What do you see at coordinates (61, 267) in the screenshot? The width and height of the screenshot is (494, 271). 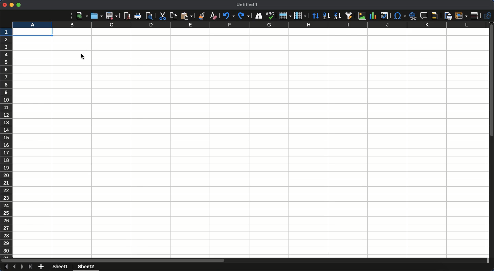 I see `Sheet 1` at bounding box center [61, 267].